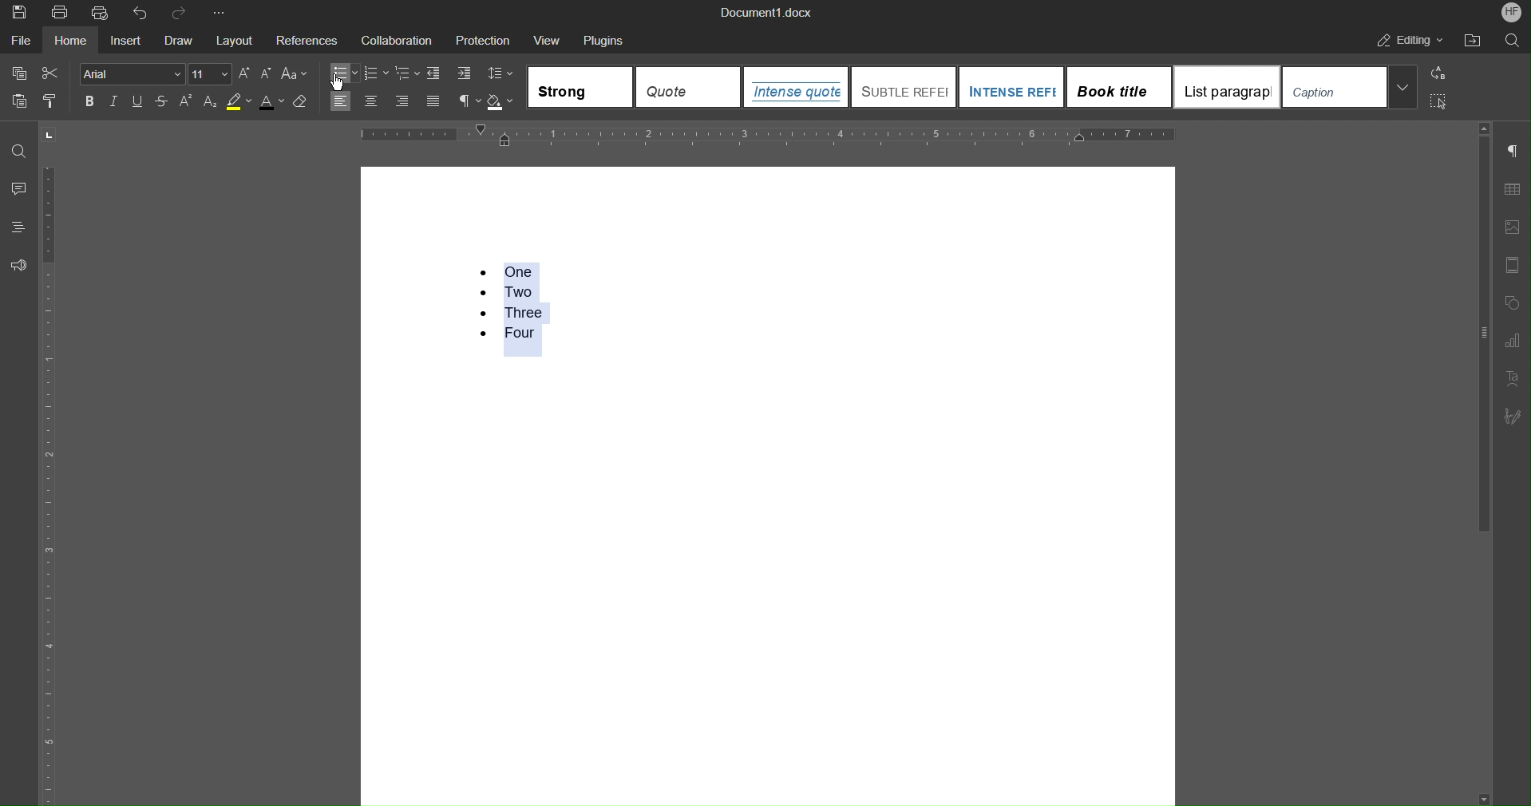 Image resolution: width=1531 pixels, height=806 pixels. I want to click on Select All, so click(1438, 103).